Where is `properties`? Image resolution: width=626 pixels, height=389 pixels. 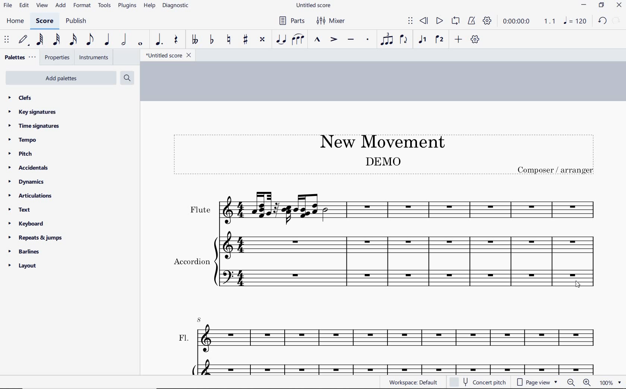
properties is located at coordinates (58, 58).